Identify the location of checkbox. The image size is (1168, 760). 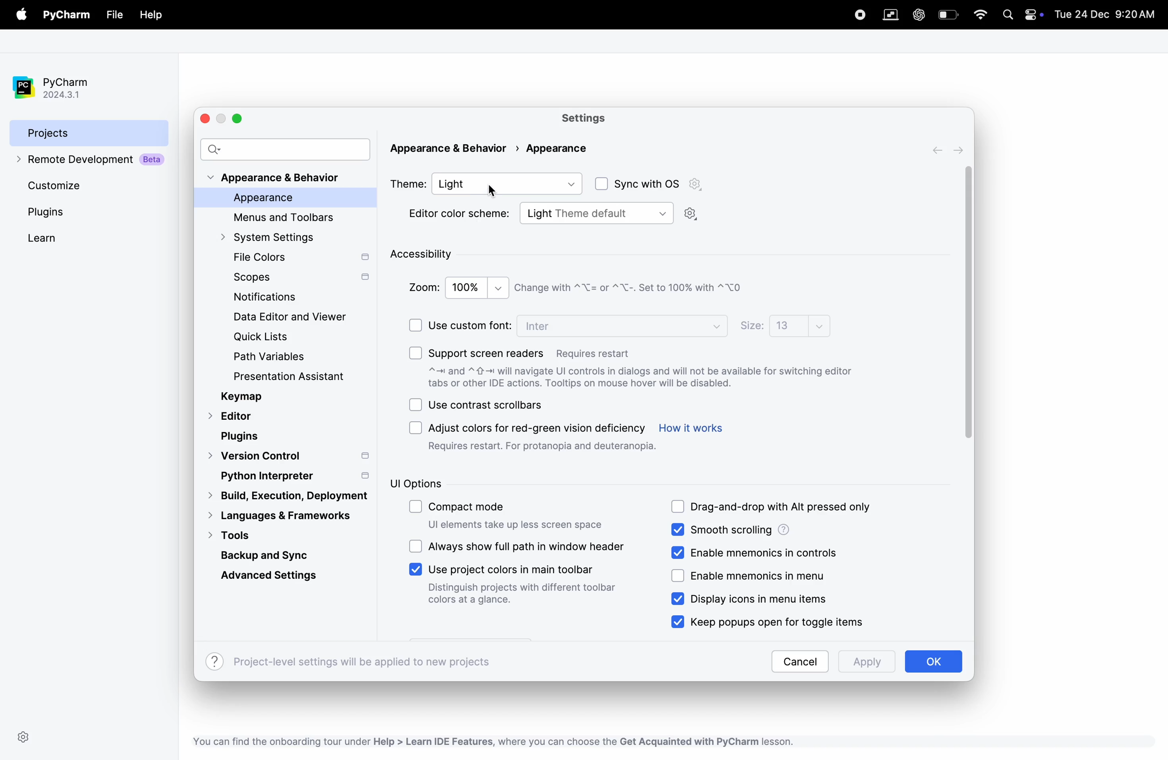
(678, 599).